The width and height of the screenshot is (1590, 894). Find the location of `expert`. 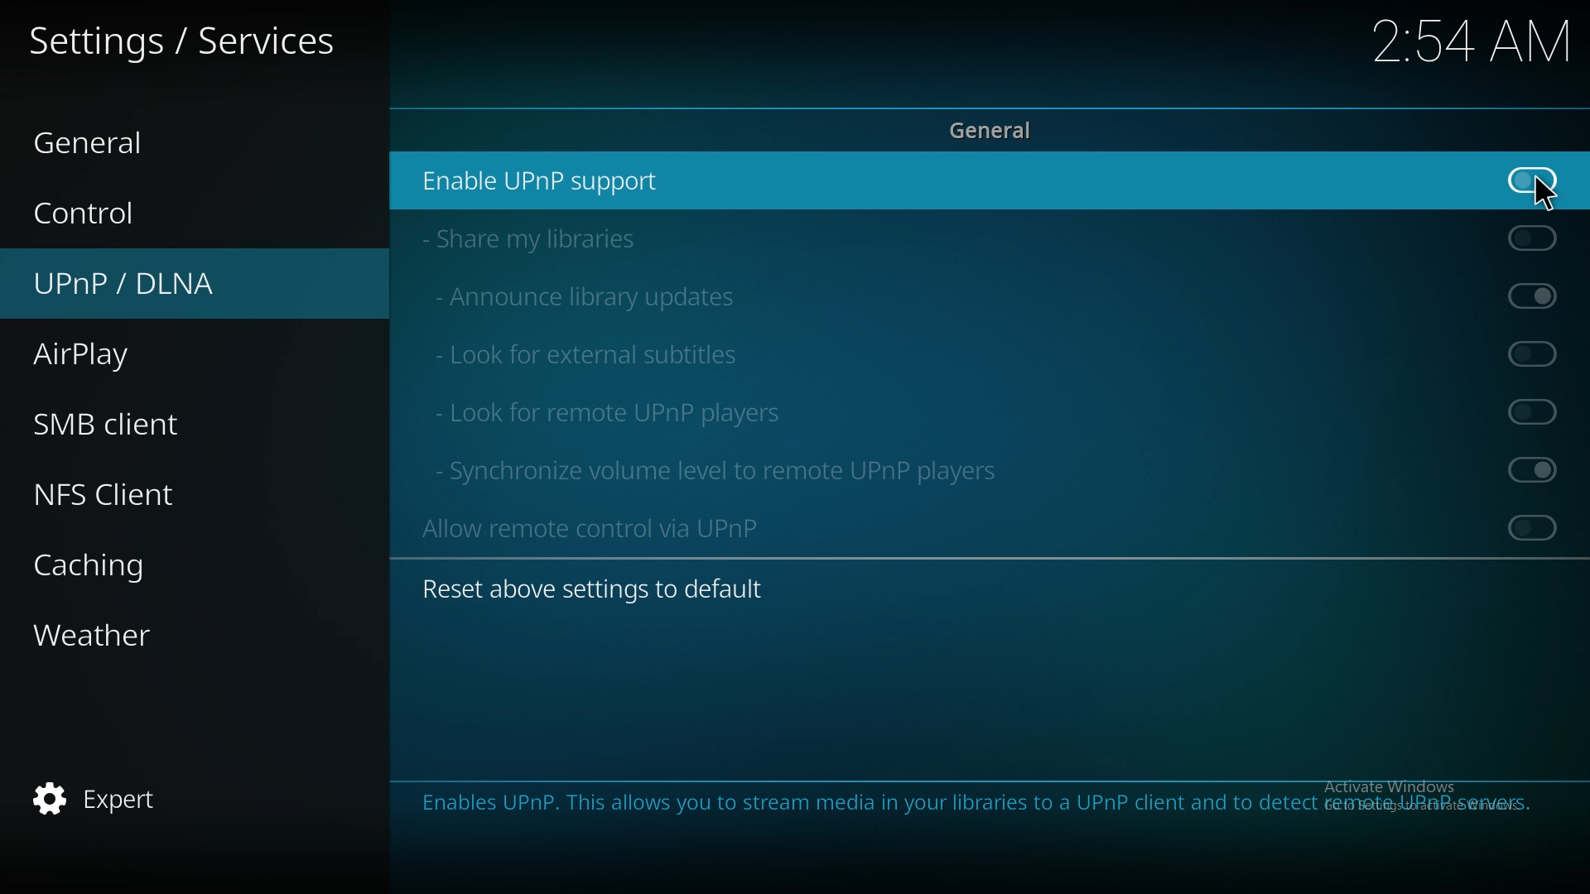

expert is located at coordinates (107, 802).